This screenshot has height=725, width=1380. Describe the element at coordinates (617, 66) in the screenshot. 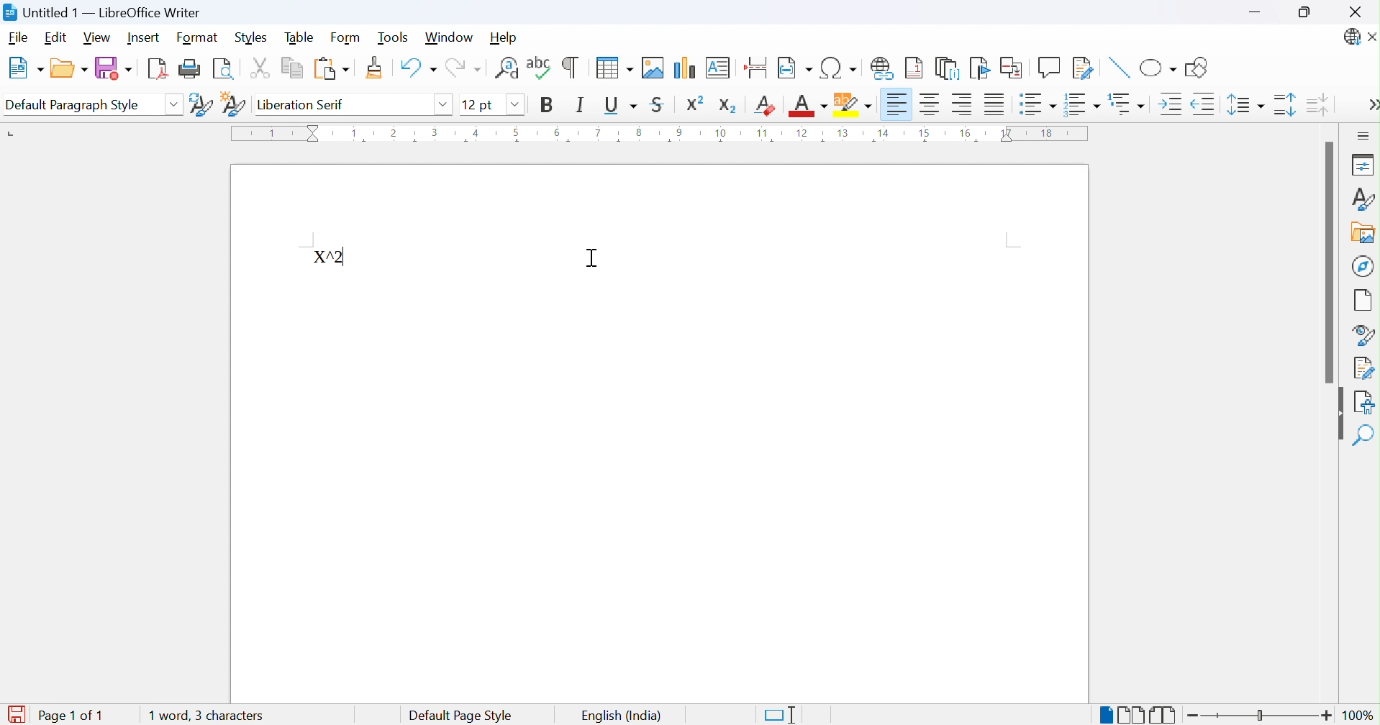

I see `Insert table` at that location.